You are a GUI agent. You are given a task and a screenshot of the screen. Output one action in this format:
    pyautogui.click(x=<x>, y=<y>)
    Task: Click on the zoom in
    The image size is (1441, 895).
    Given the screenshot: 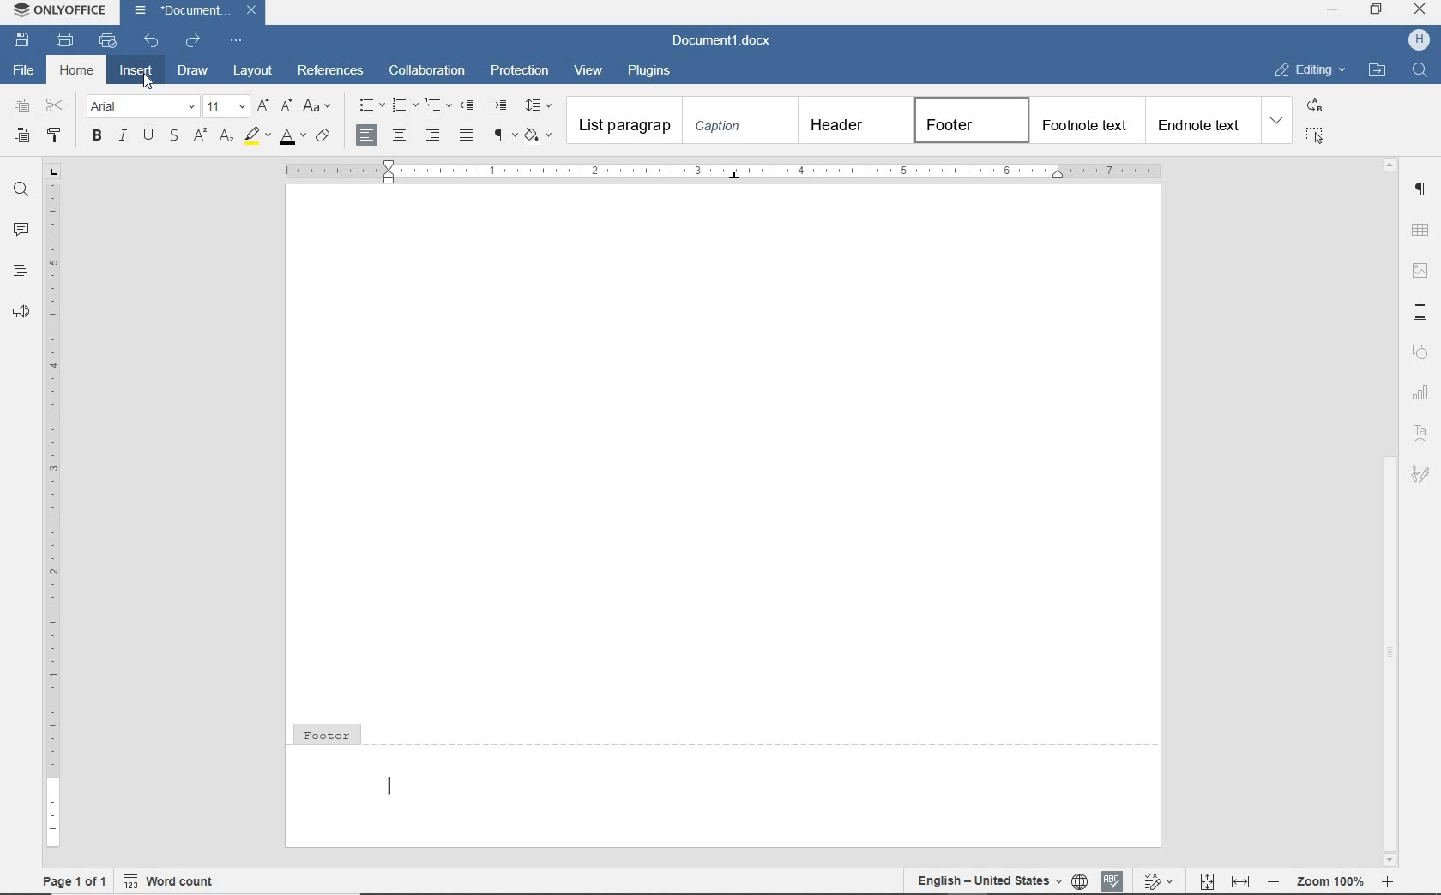 What is the action you would take?
    pyautogui.click(x=1390, y=882)
    